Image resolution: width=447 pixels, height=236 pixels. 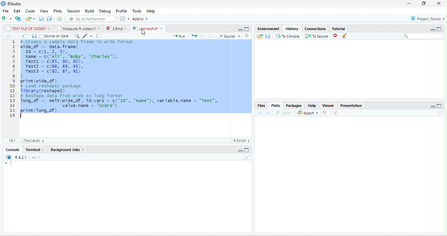 What do you see at coordinates (276, 106) in the screenshot?
I see `Plots` at bounding box center [276, 106].